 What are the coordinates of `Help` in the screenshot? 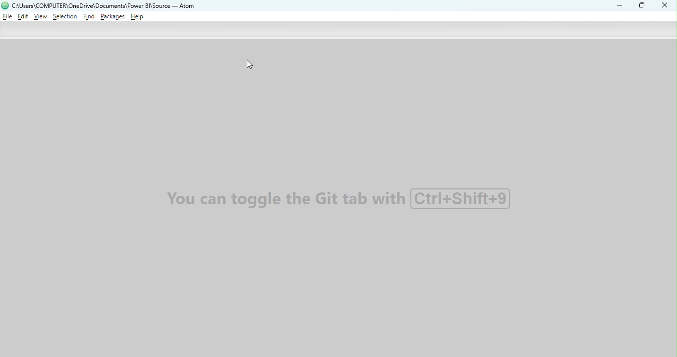 It's located at (138, 17).